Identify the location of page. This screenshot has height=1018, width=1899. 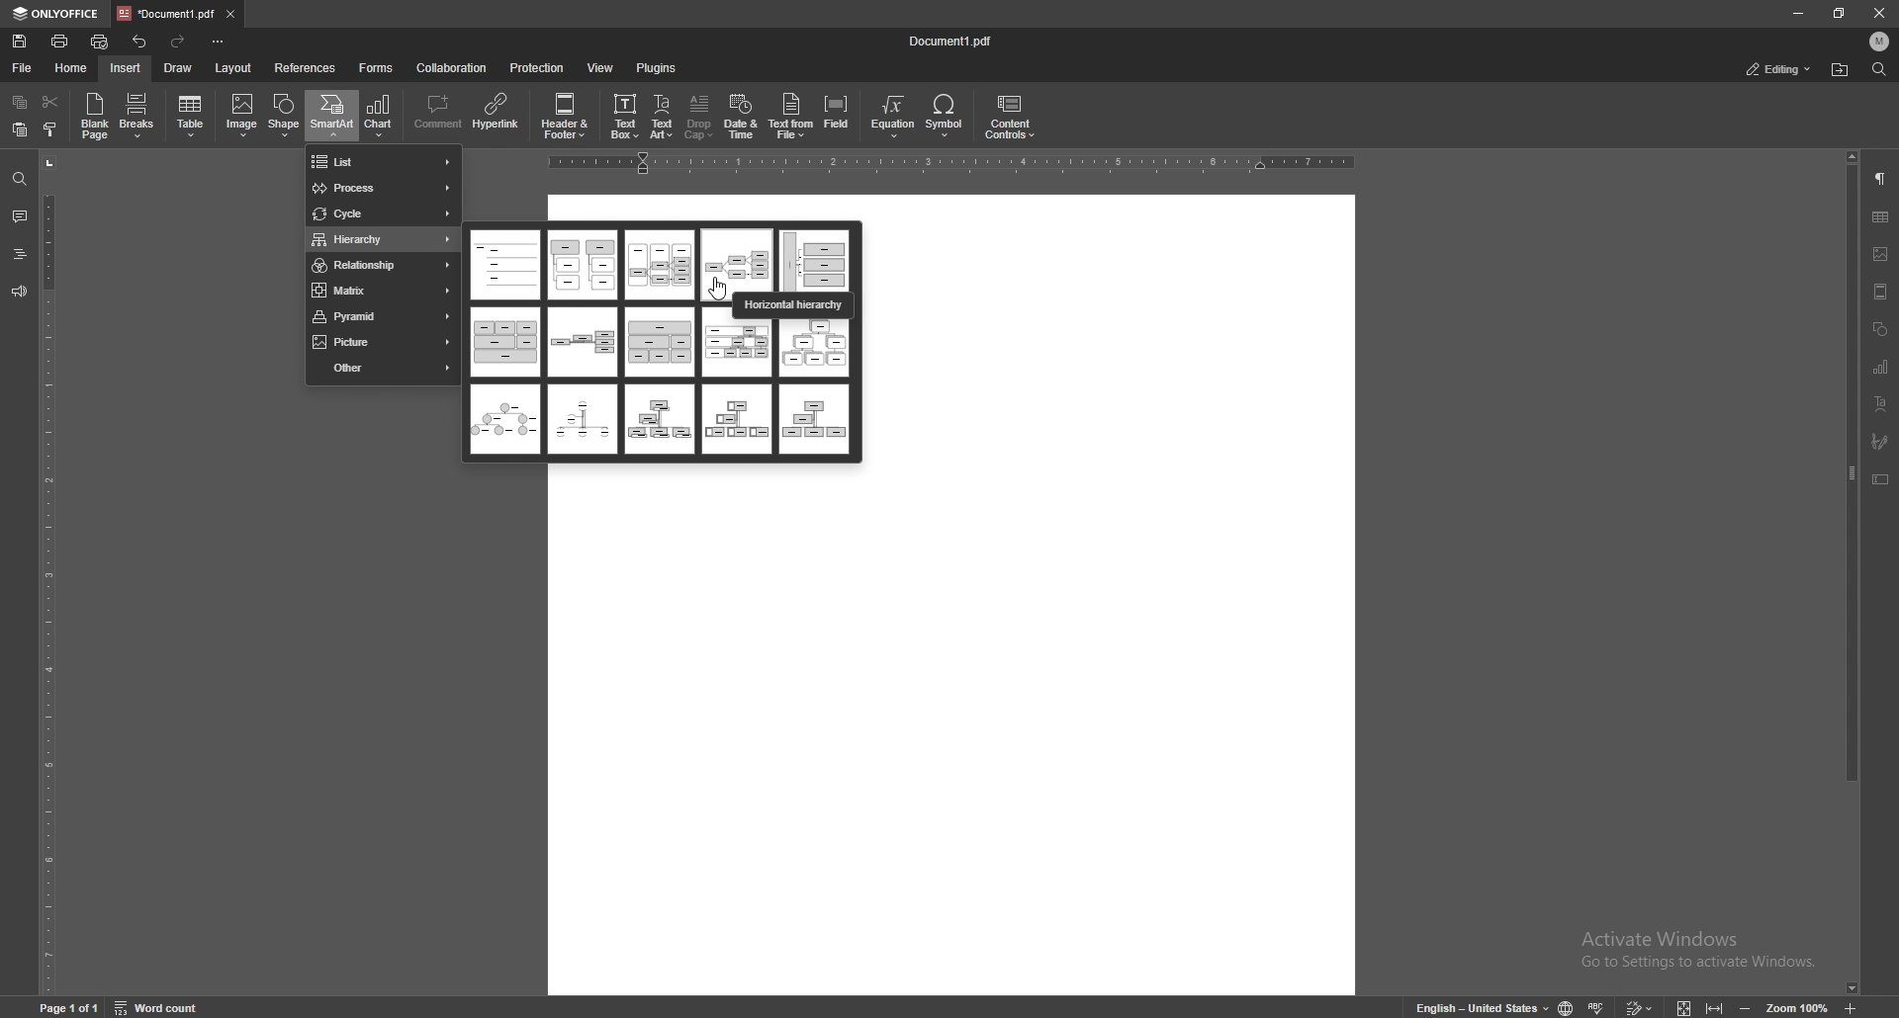
(71, 1006).